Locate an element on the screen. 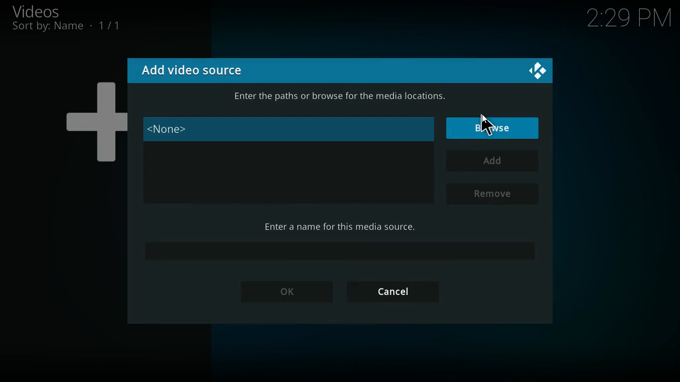 This screenshot has width=680, height=382. Enter a name for this media source. is located at coordinates (342, 226).